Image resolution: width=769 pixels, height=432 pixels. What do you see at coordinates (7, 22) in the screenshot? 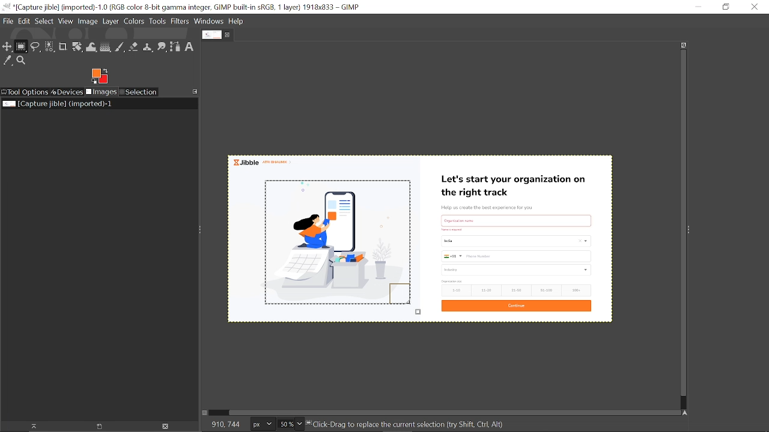
I see `File` at bounding box center [7, 22].